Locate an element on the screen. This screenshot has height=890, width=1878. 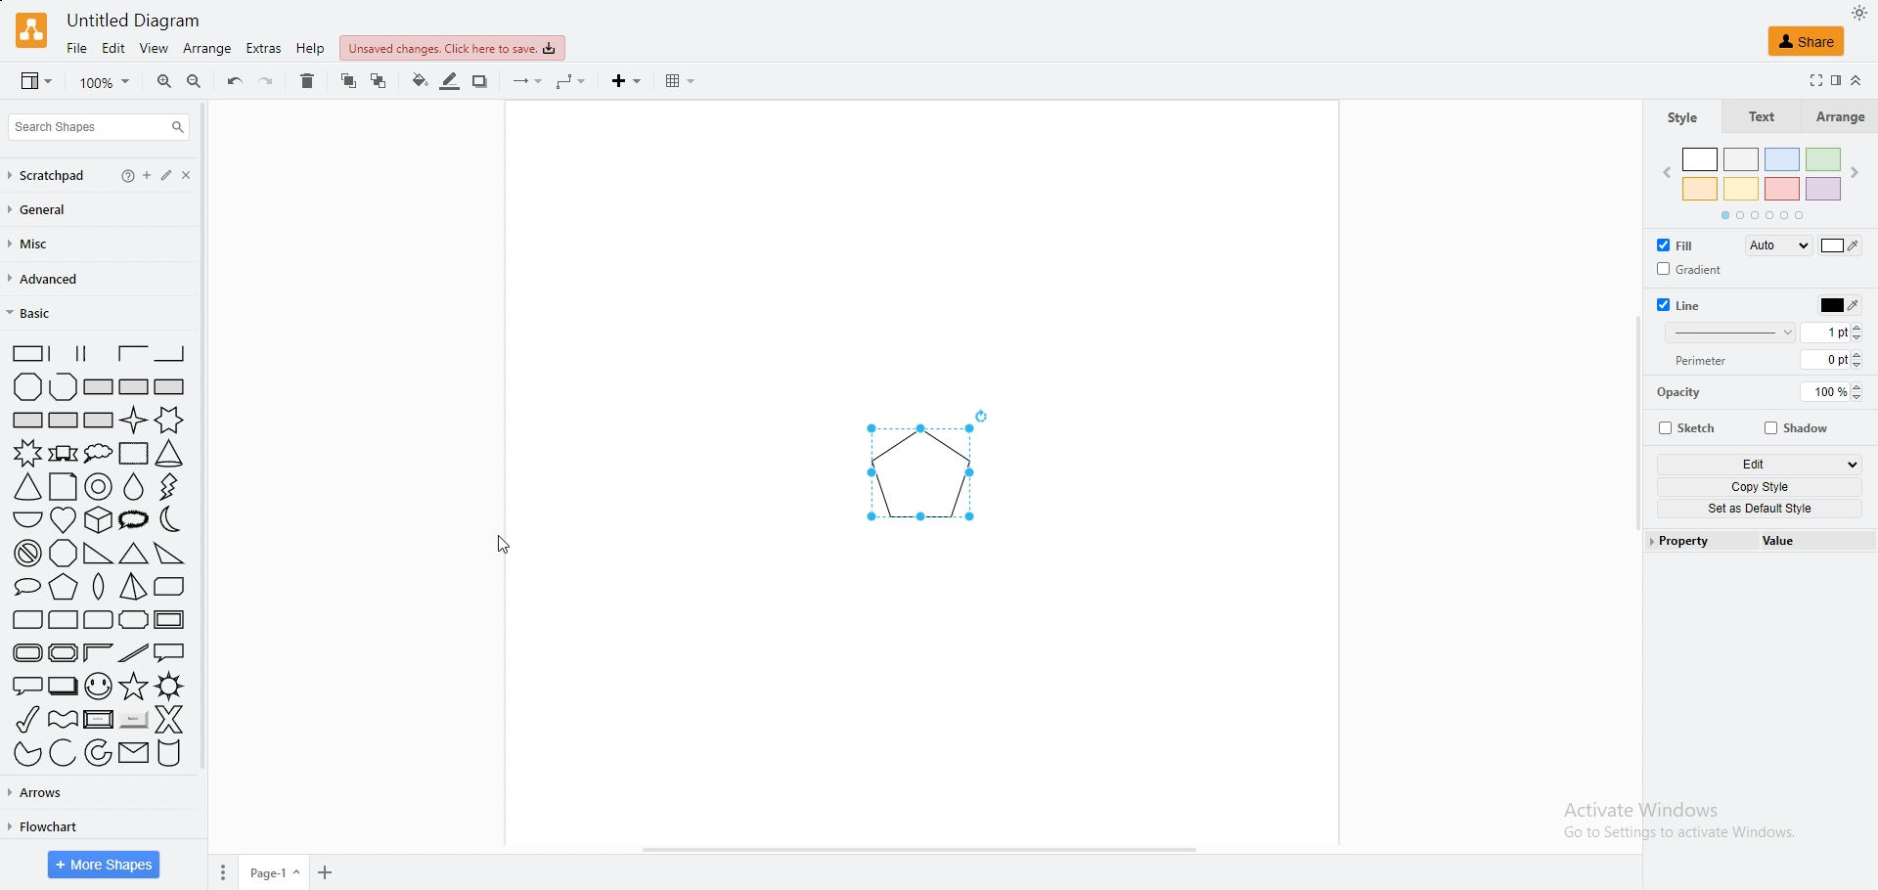
rectangle with vertical fill is located at coordinates (170, 387).